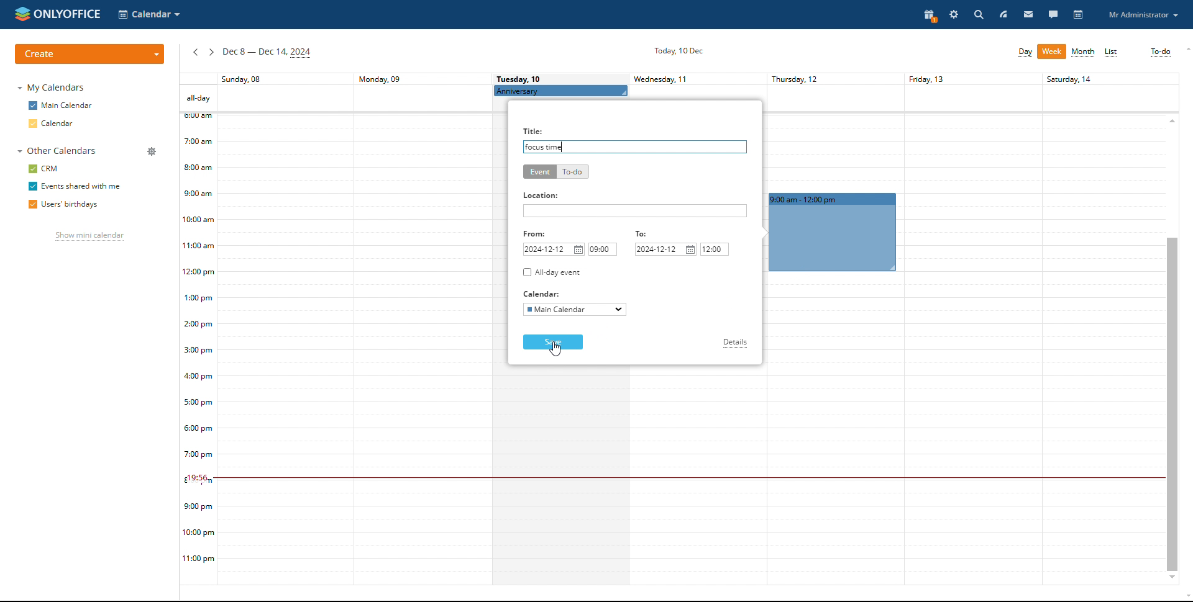  I want to click on start date, so click(554, 249).